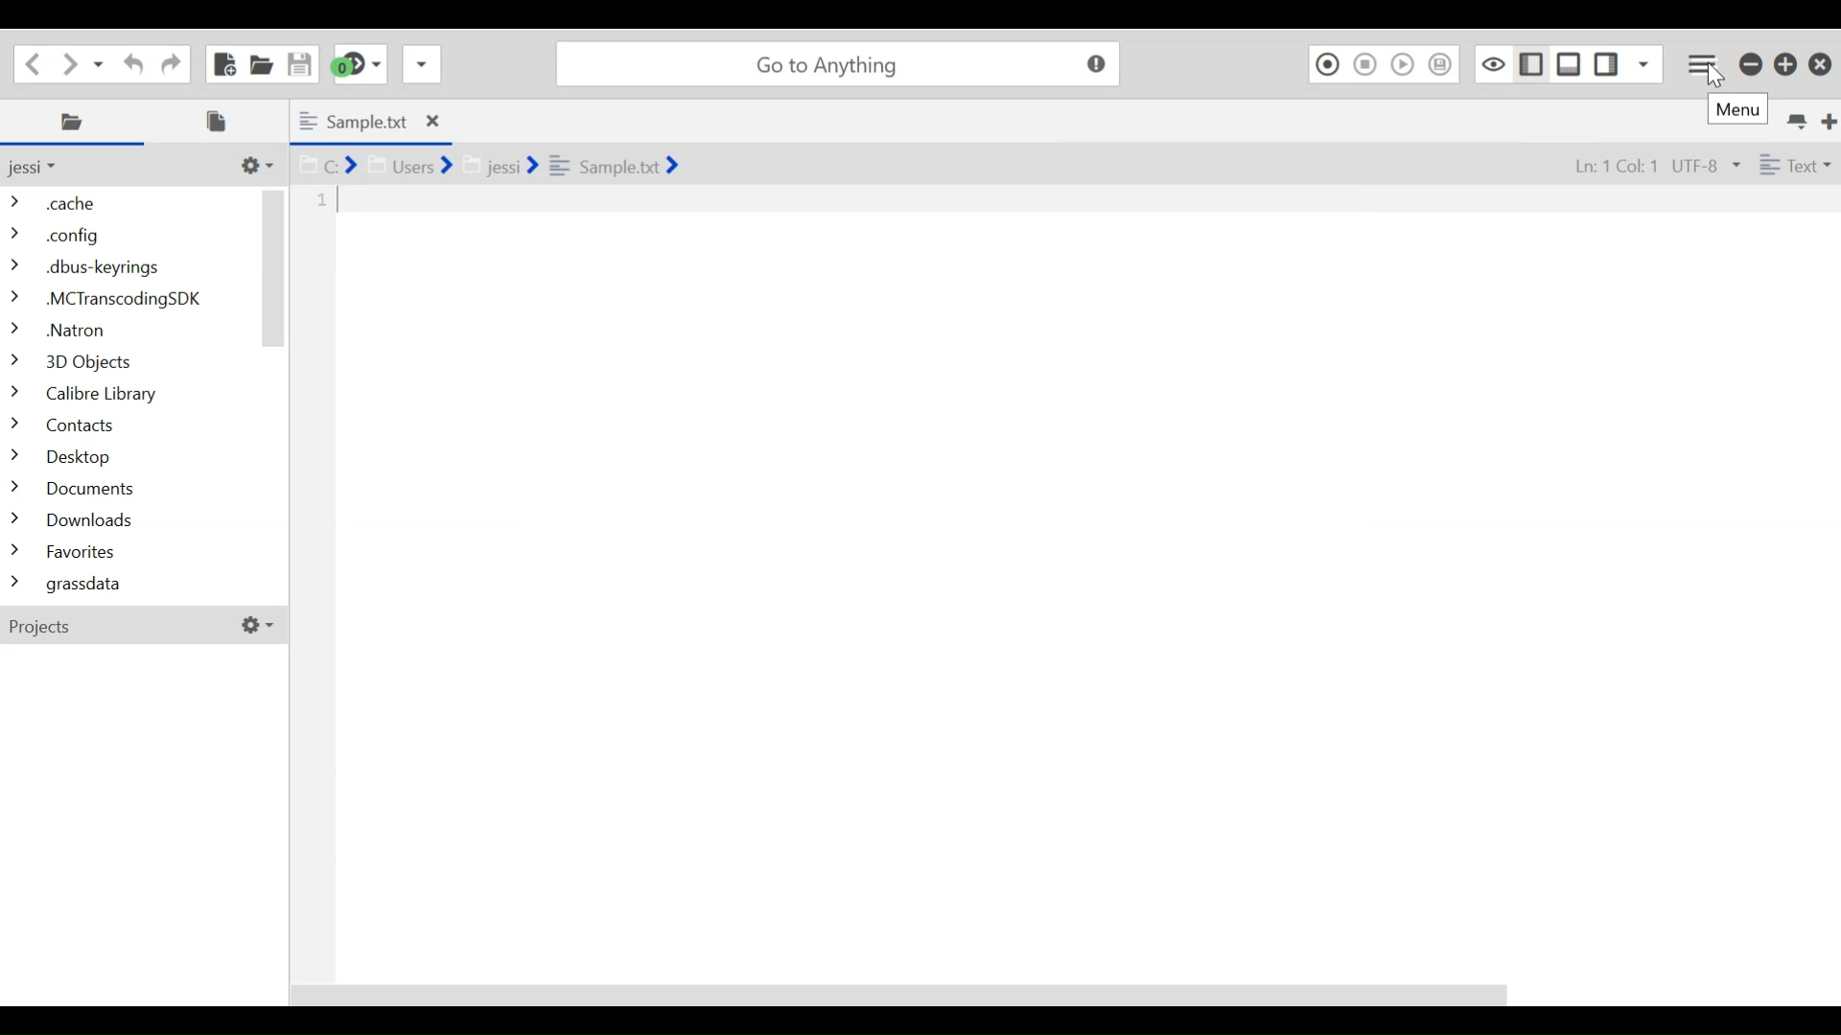  I want to click on Share current file, so click(421, 63).